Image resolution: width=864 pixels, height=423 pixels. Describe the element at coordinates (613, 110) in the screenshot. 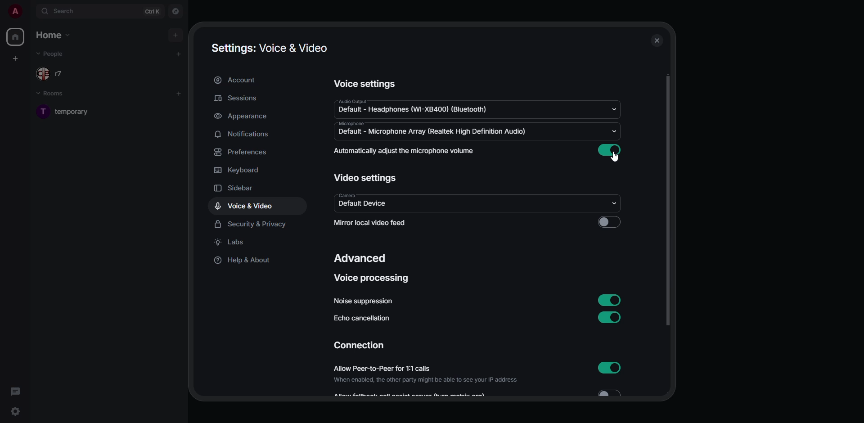

I see `drop down` at that location.